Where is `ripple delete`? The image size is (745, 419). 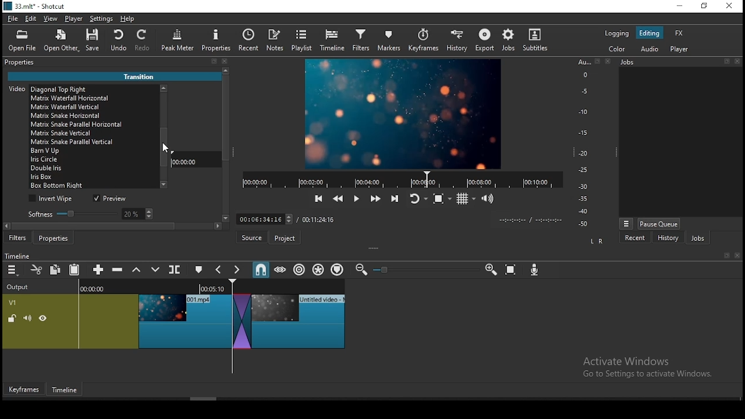 ripple delete is located at coordinates (119, 269).